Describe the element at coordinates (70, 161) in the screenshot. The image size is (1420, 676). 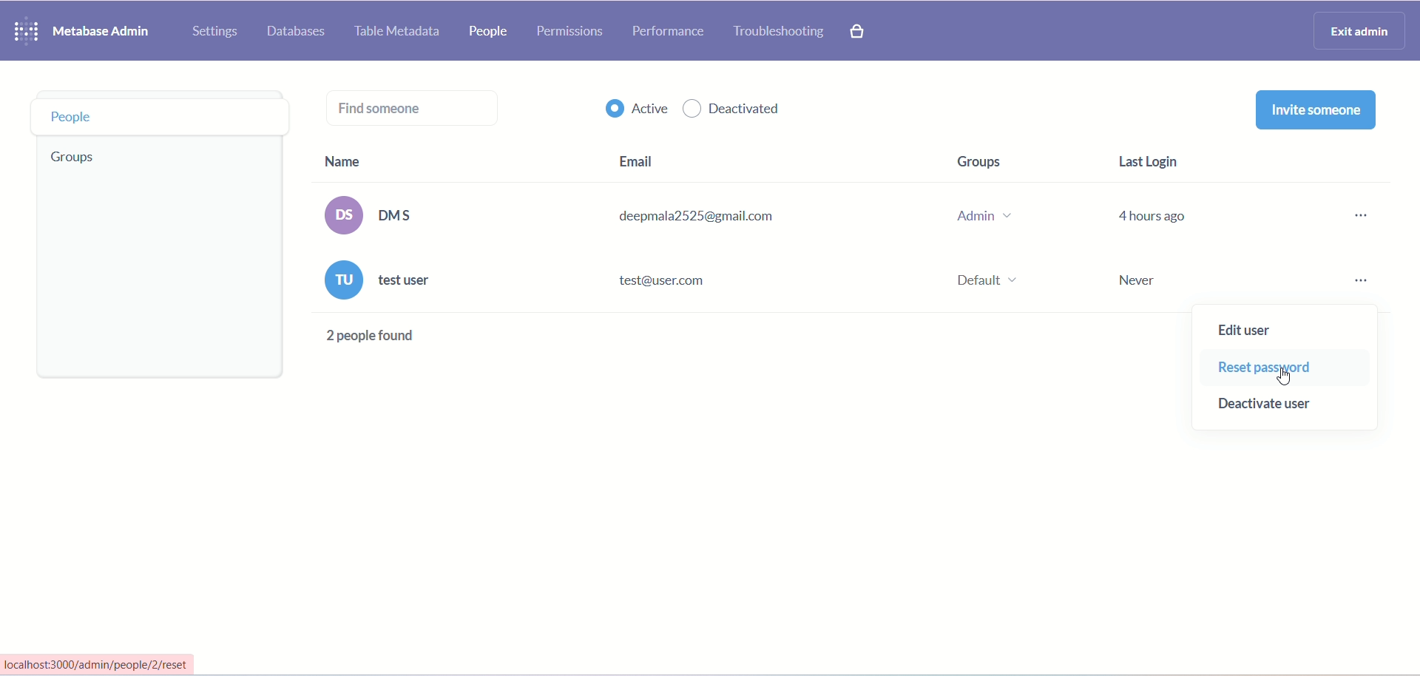
I see `group` at that location.